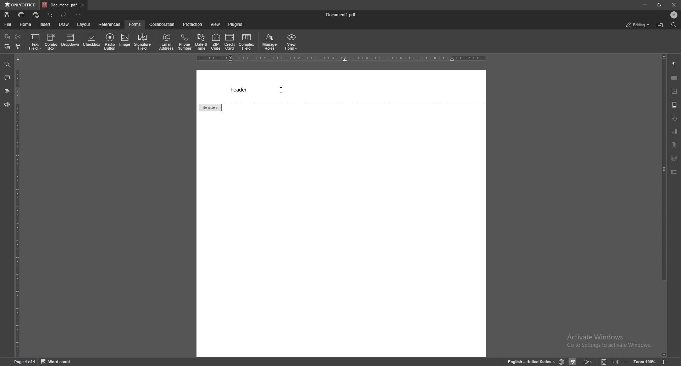 This screenshot has height=366, width=681. What do you see at coordinates (110, 41) in the screenshot?
I see `radio button` at bounding box center [110, 41].